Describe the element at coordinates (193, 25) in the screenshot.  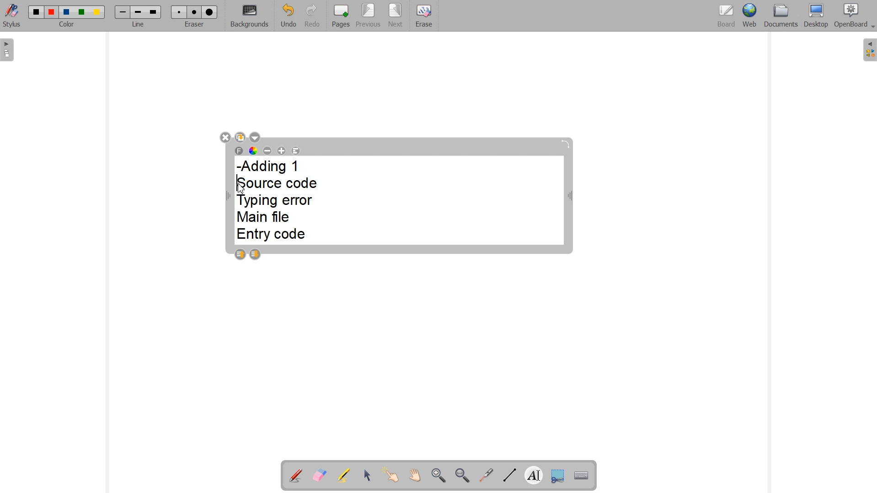
I see `Eraser` at that location.